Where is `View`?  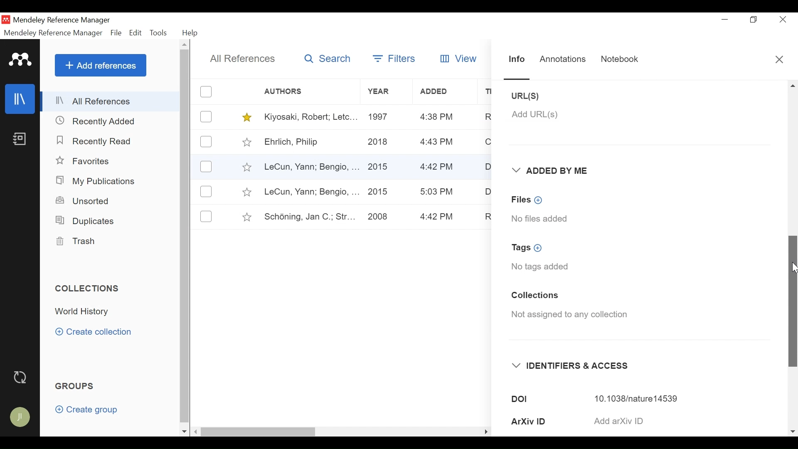
View is located at coordinates (456, 59).